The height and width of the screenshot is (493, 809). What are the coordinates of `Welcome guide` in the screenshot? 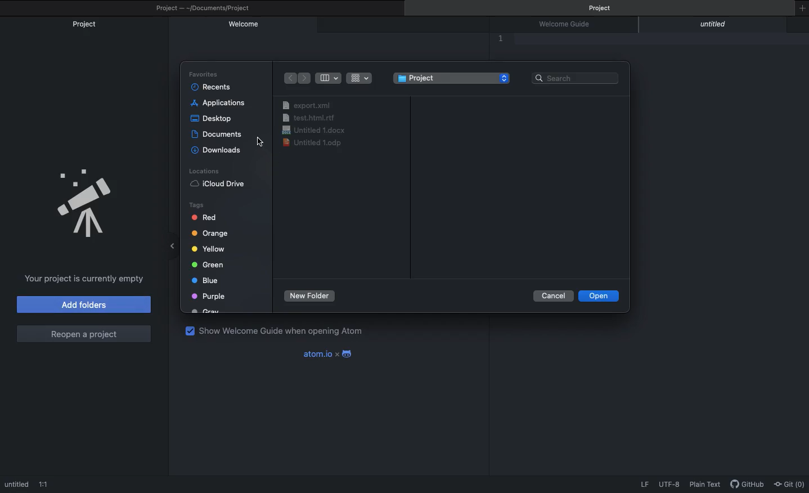 It's located at (570, 25).